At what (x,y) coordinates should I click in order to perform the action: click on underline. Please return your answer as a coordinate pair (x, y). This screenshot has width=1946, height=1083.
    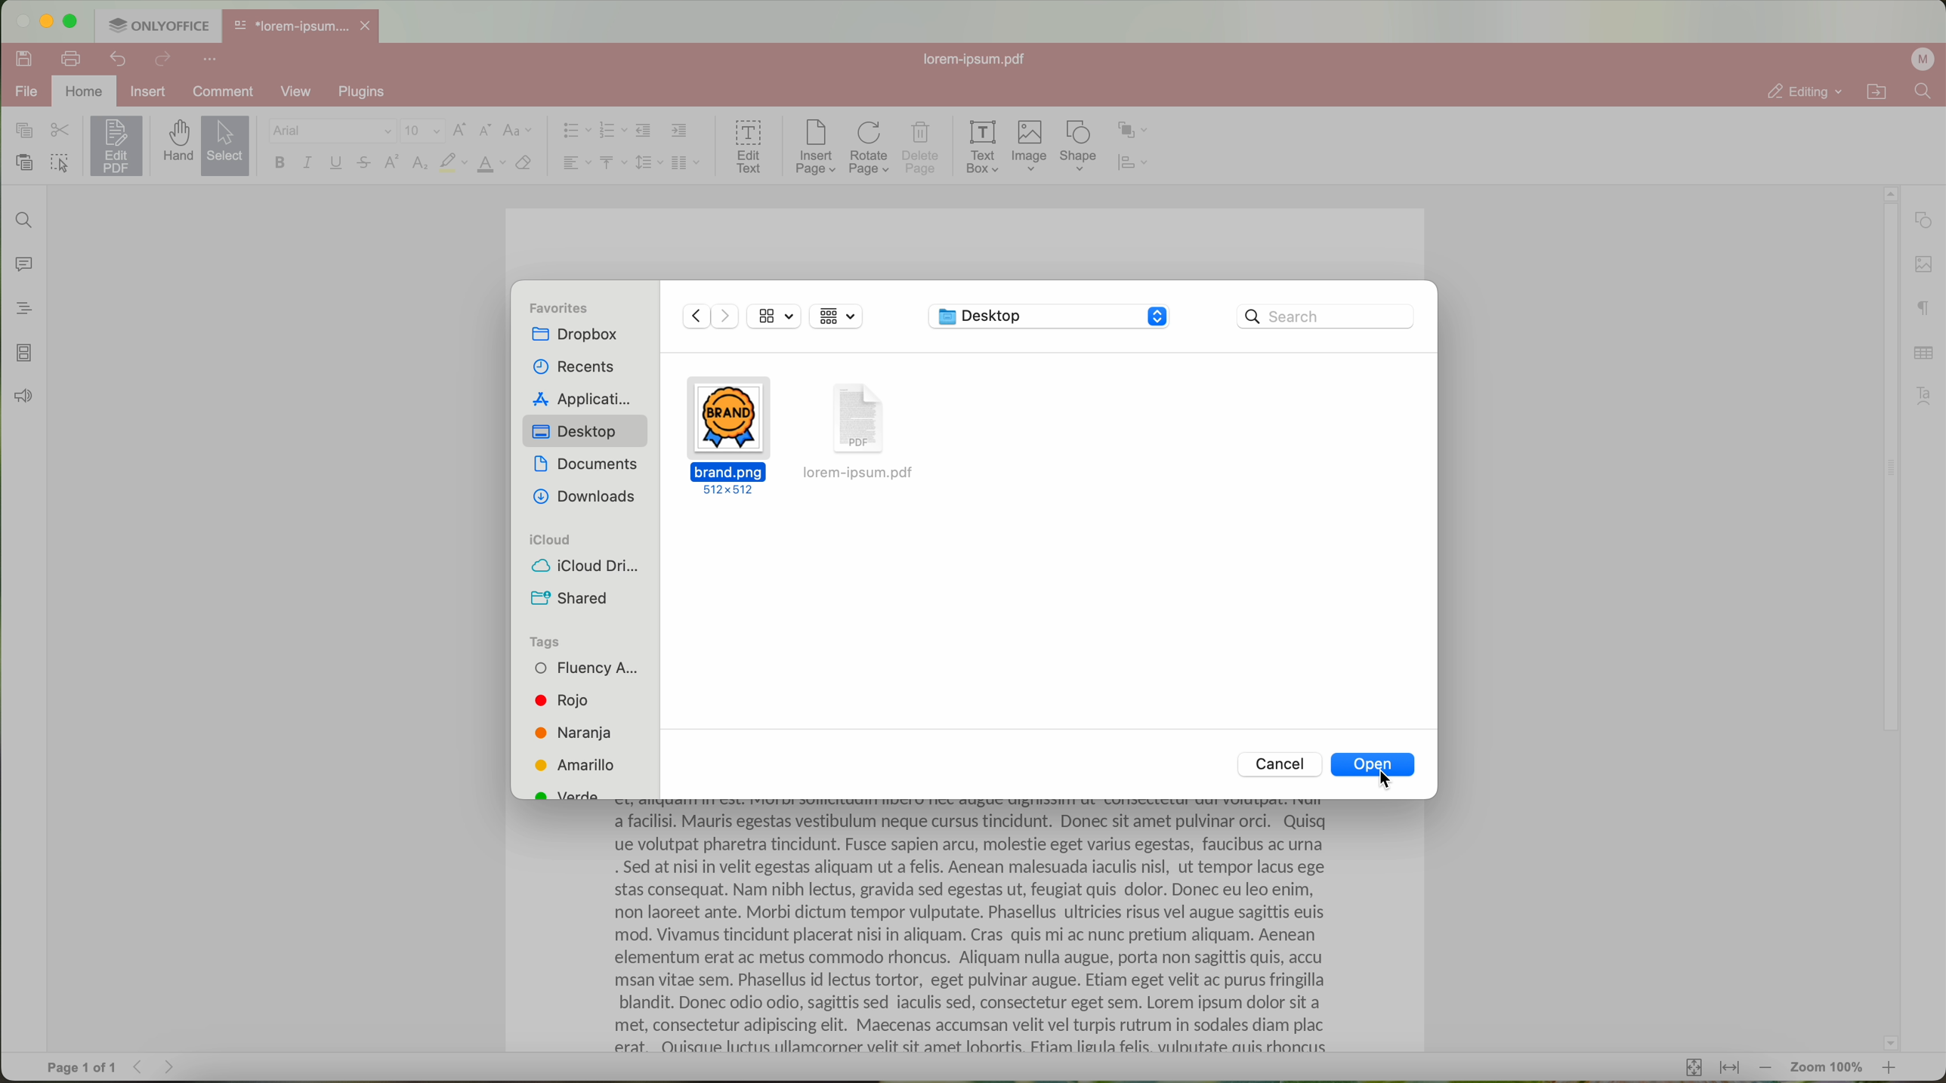
    Looking at the image, I should click on (337, 165).